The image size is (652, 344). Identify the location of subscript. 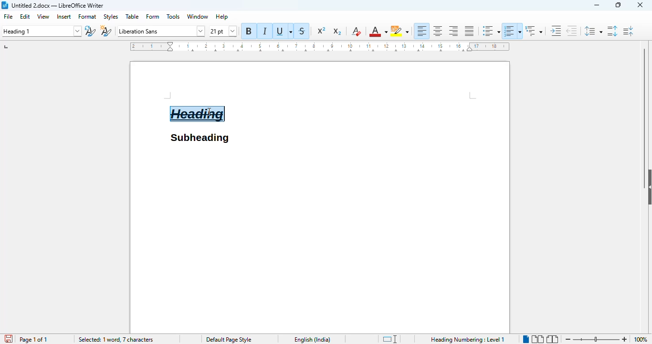
(337, 32).